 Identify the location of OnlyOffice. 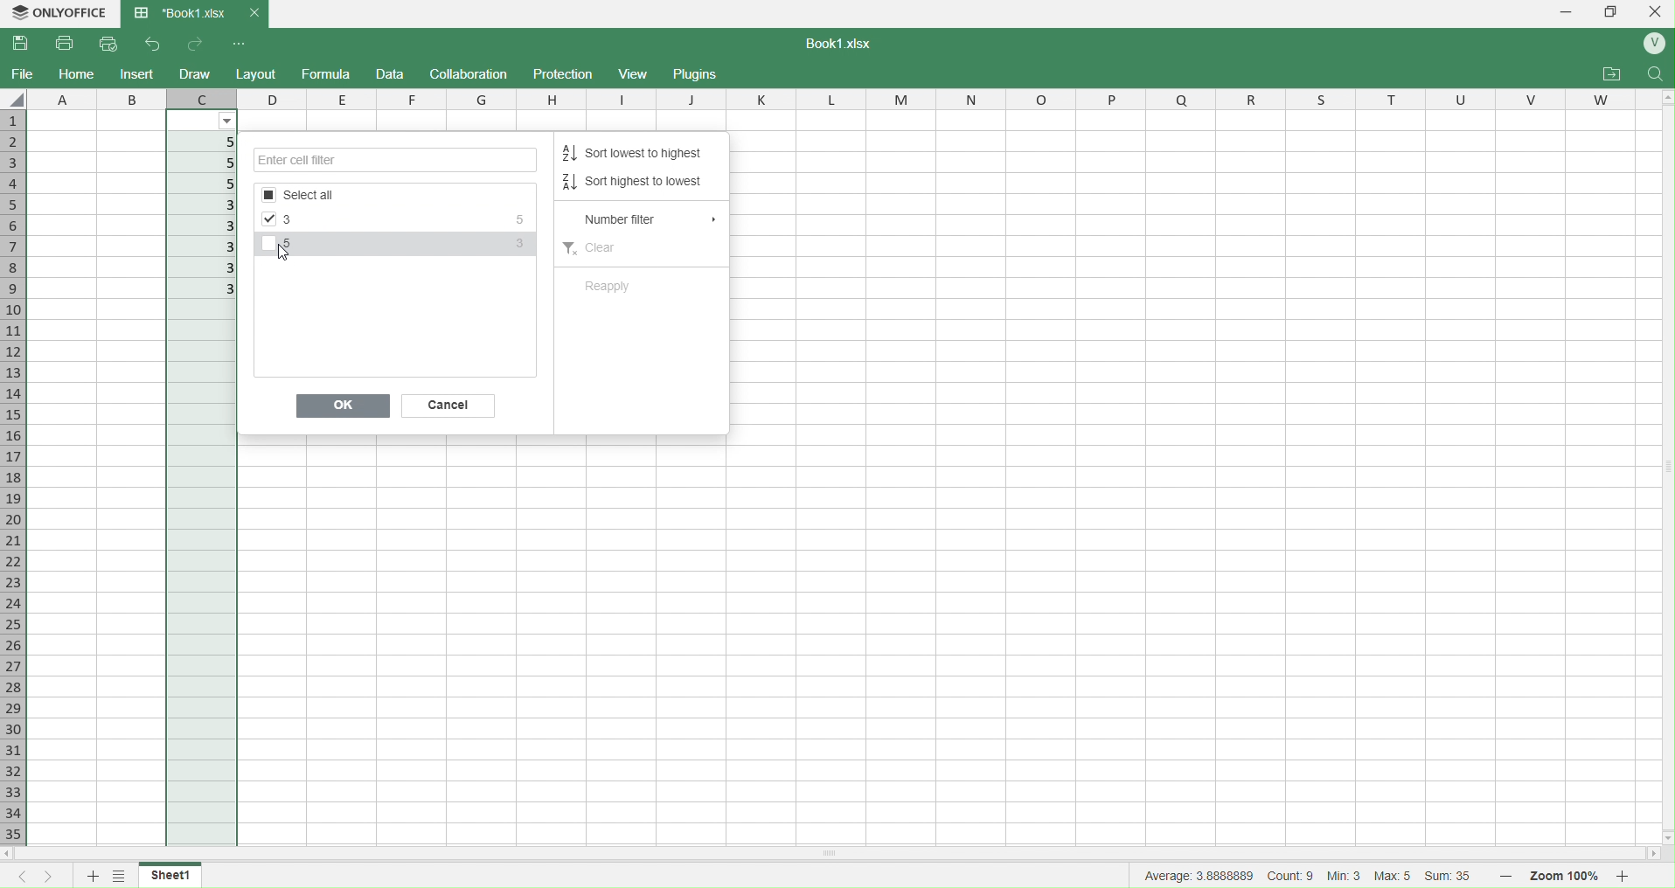
(62, 12).